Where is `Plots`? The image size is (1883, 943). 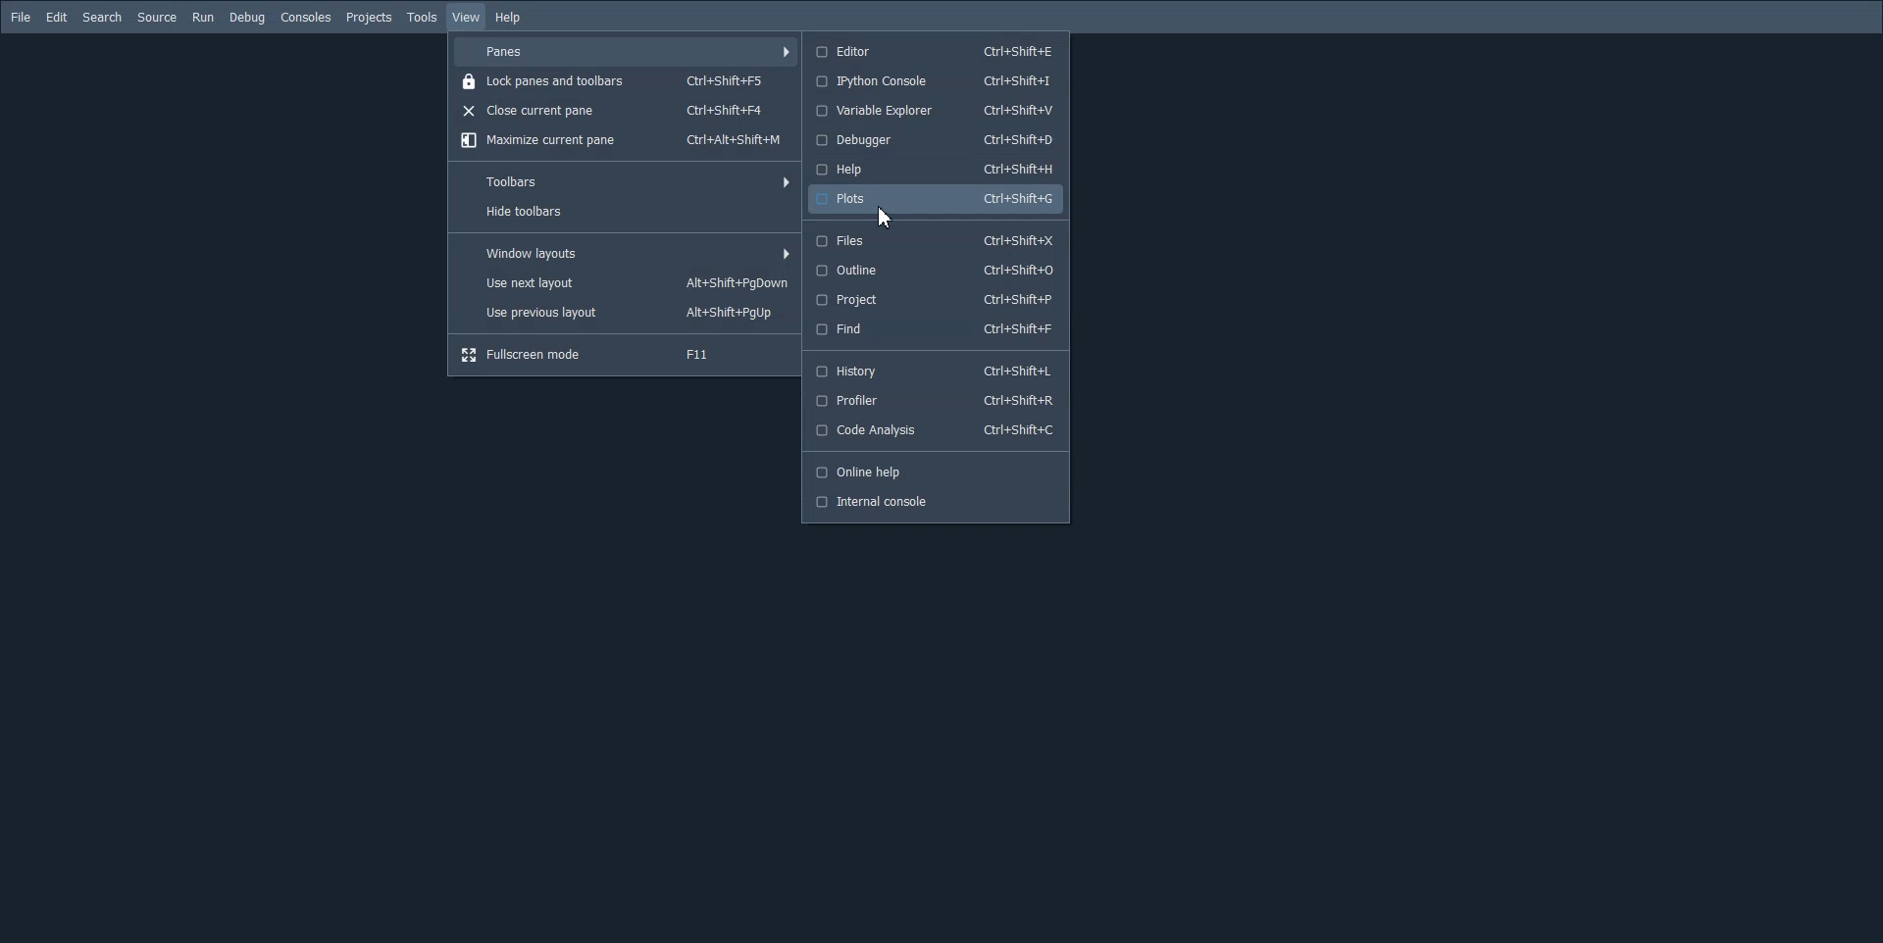
Plots is located at coordinates (938, 198).